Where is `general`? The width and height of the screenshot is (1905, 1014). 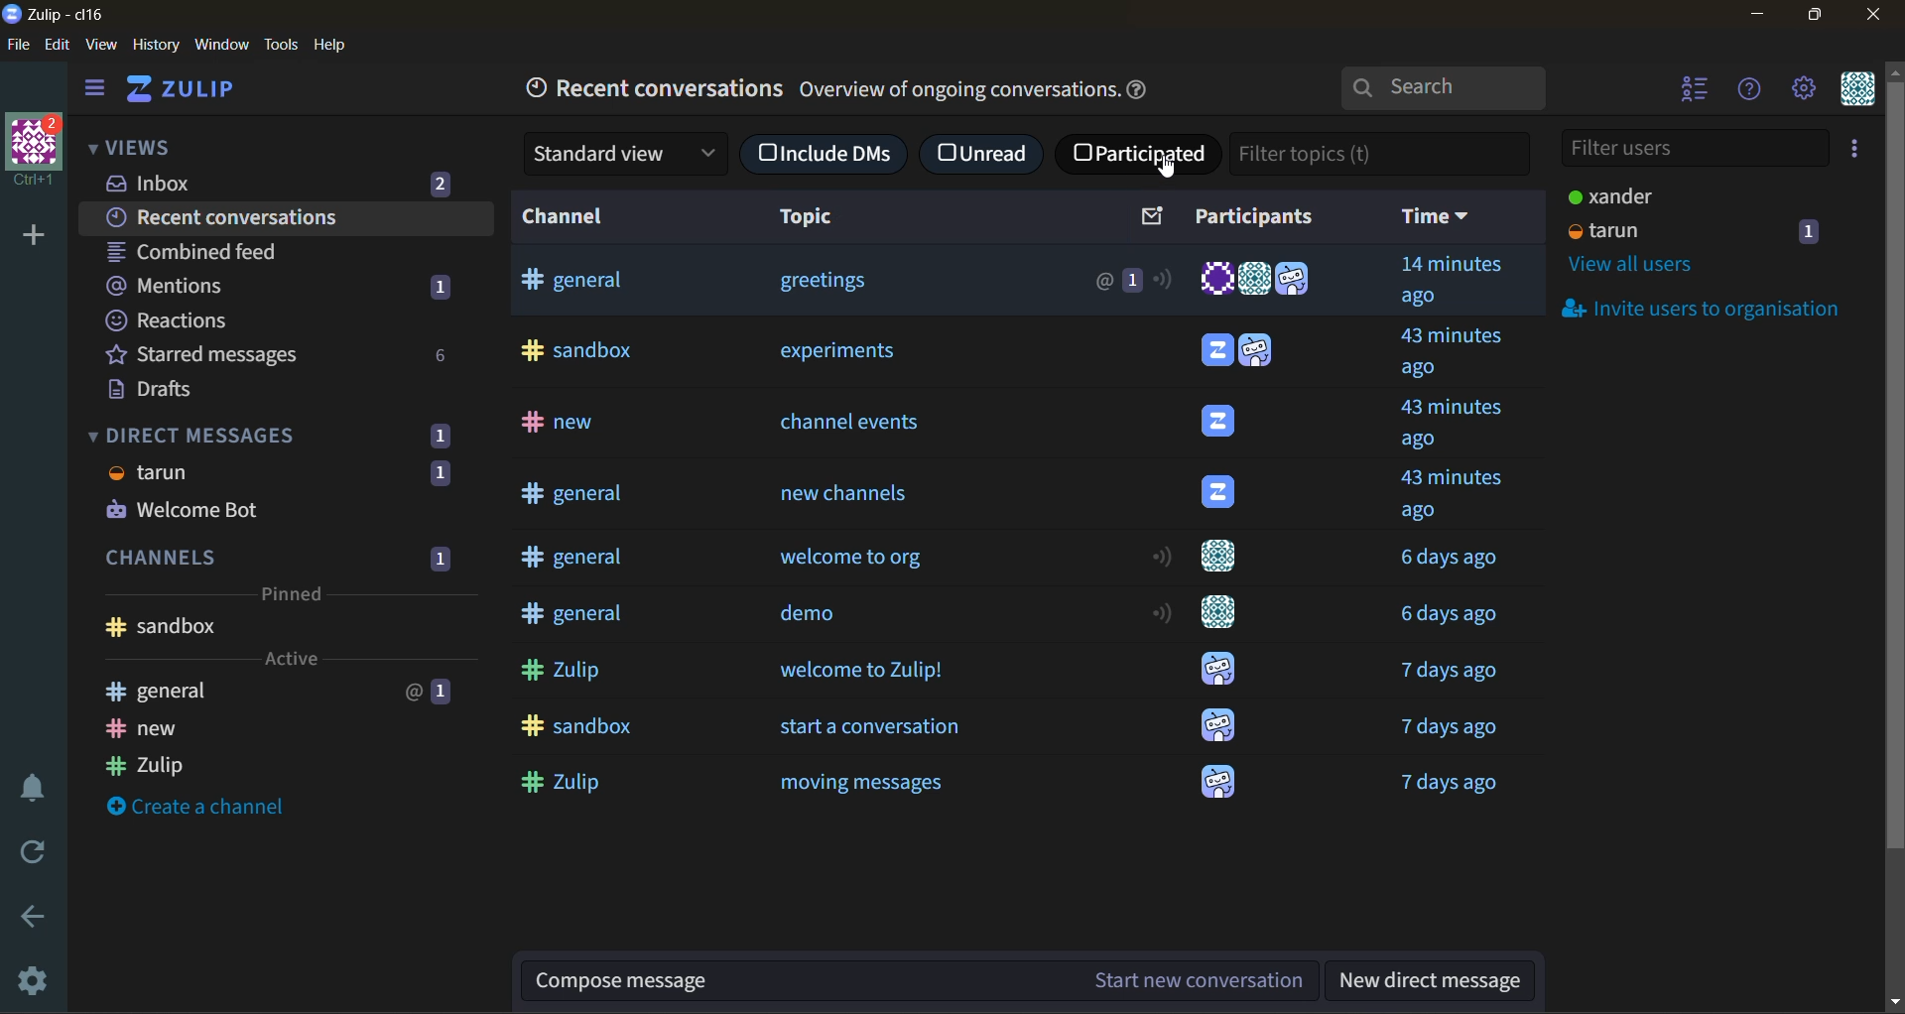
general is located at coordinates (584, 615).